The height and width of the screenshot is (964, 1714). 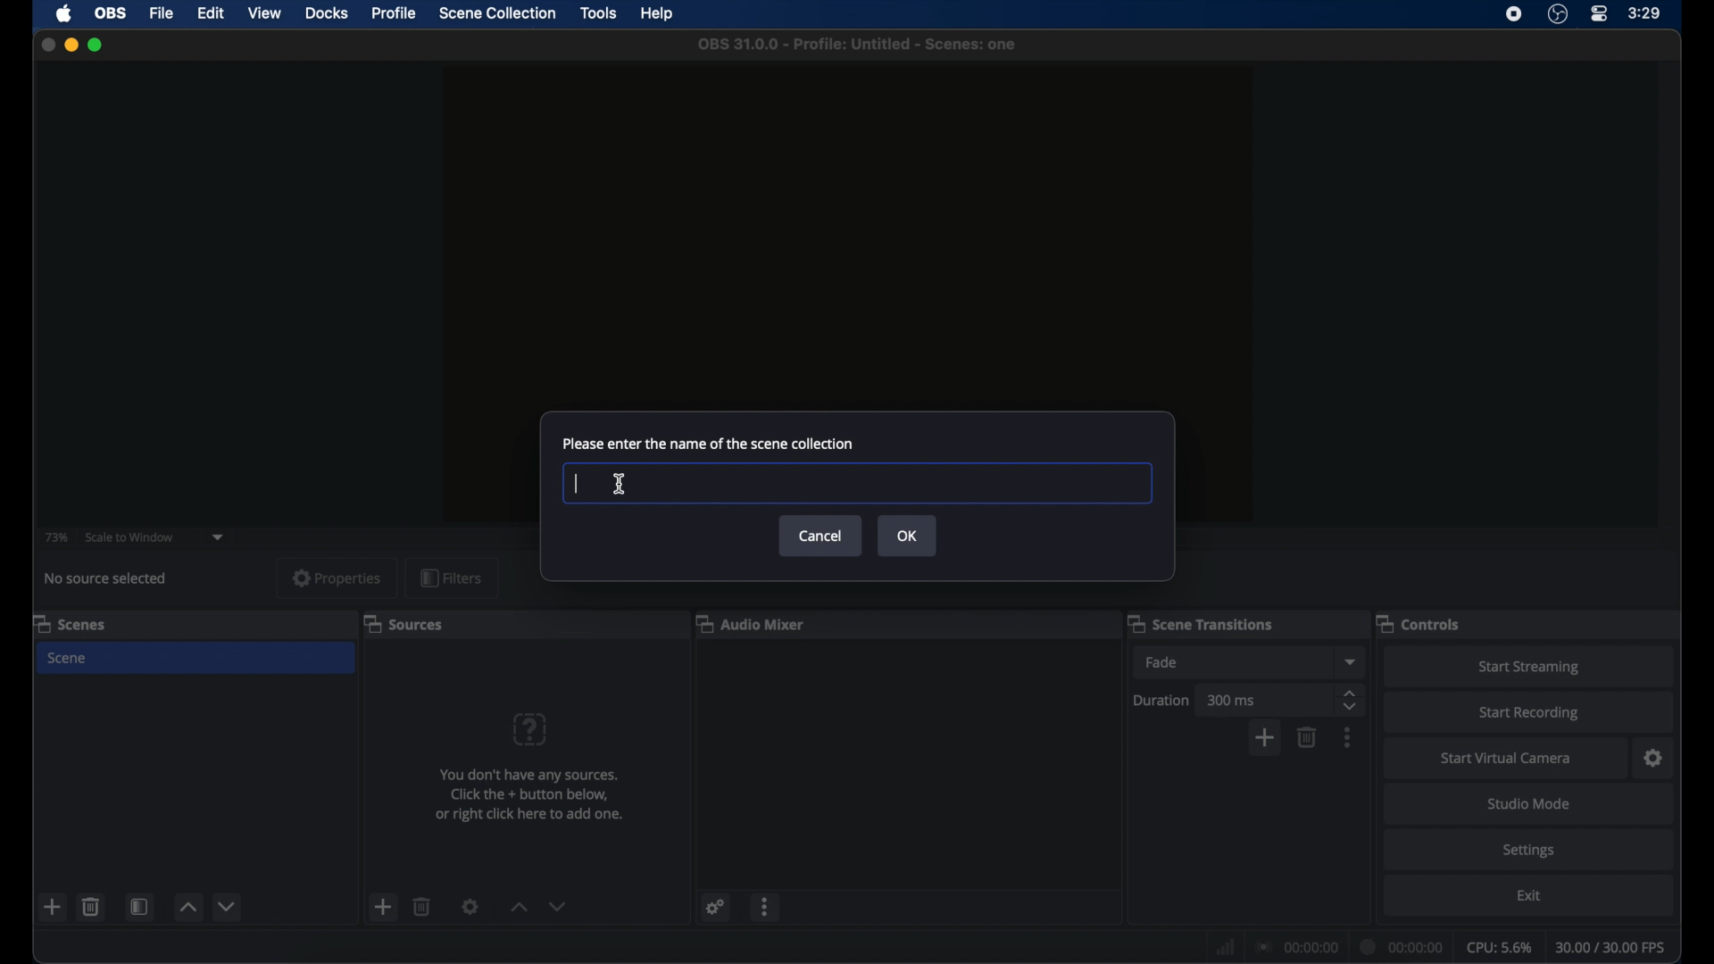 What do you see at coordinates (1532, 713) in the screenshot?
I see `start recording` at bounding box center [1532, 713].